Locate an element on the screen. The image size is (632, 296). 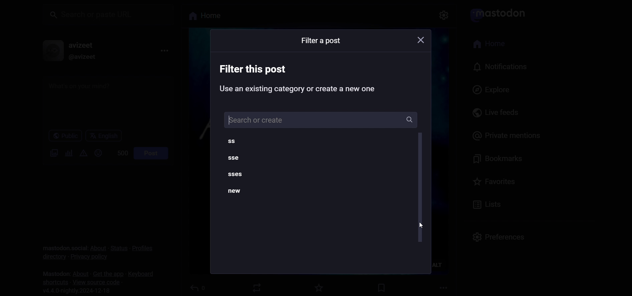
close is located at coordinates (418, 41).